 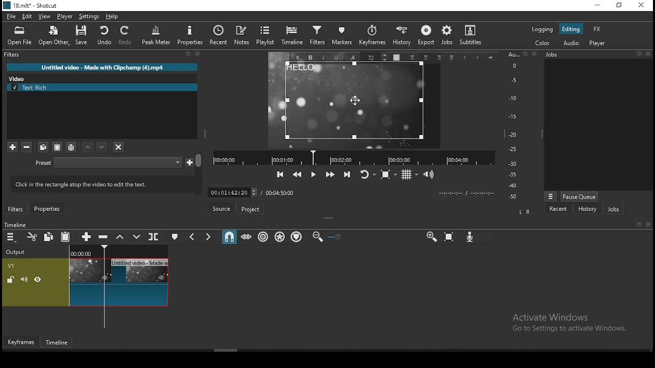 I want to click on ripple markers, so click(x=298, y=237).